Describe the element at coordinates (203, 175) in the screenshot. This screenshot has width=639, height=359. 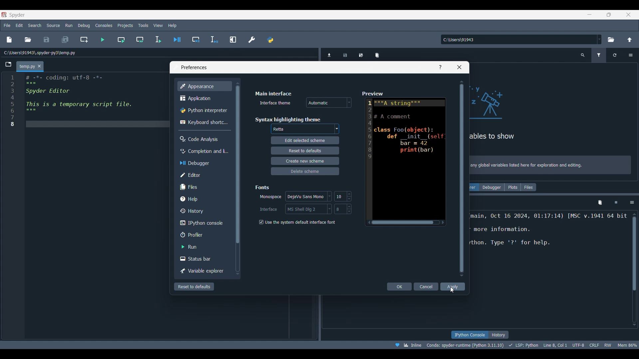
I see `Editor` at that location.